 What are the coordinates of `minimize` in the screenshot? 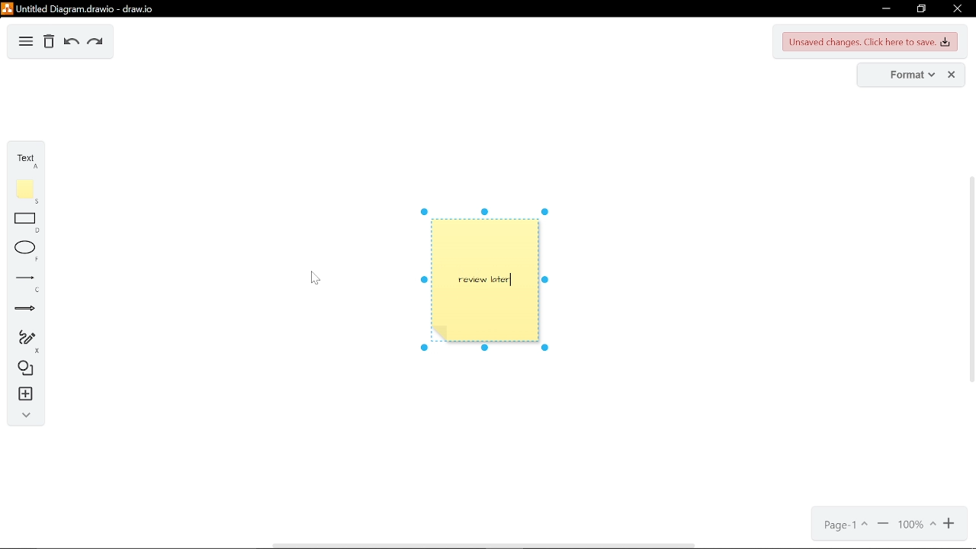 It's located at (883, 9).